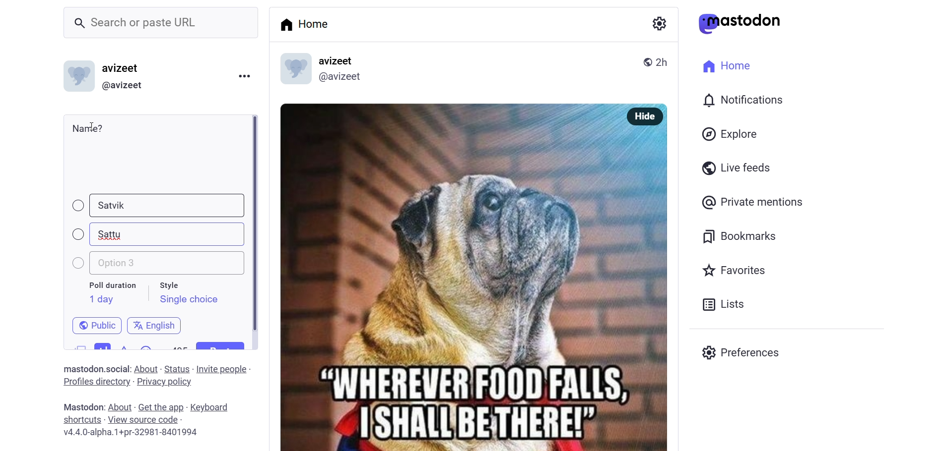 The width and height of the screenshot is (947, 451). Describe the element at coordinates (76, 78) in the screenshot. I see `id` at that location.